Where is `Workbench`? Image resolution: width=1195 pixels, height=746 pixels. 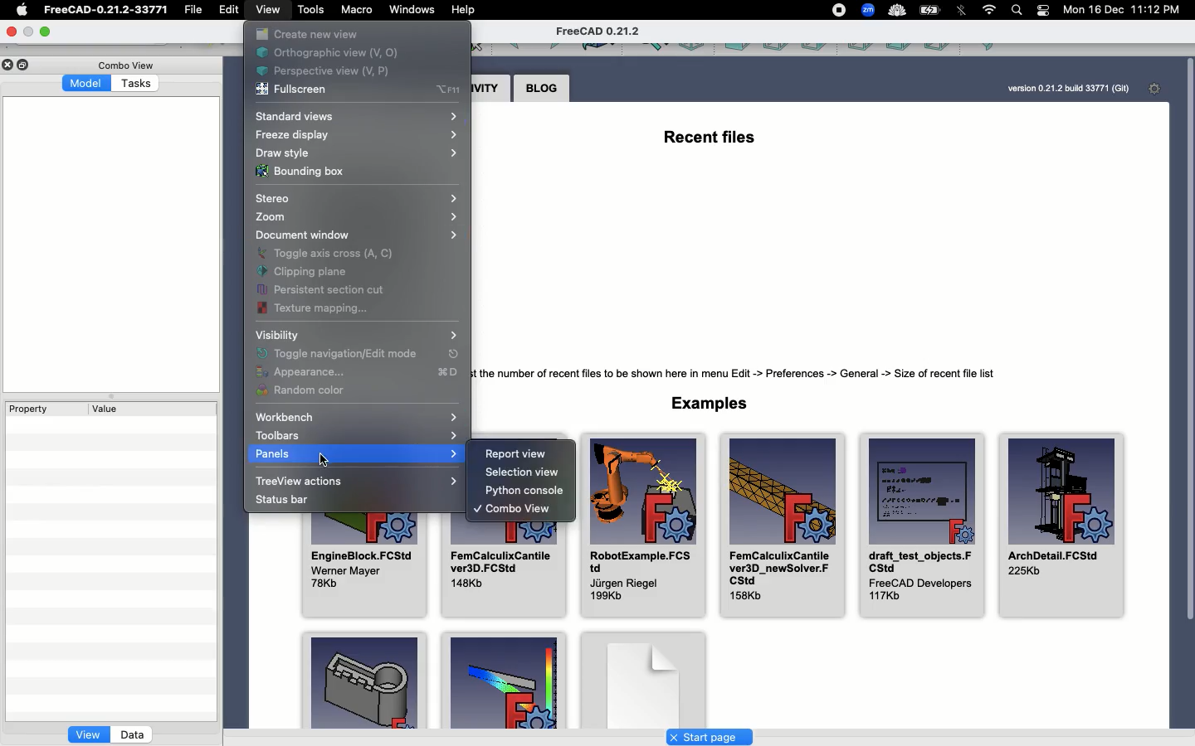
Workbench is located at coordinates (357, 417).